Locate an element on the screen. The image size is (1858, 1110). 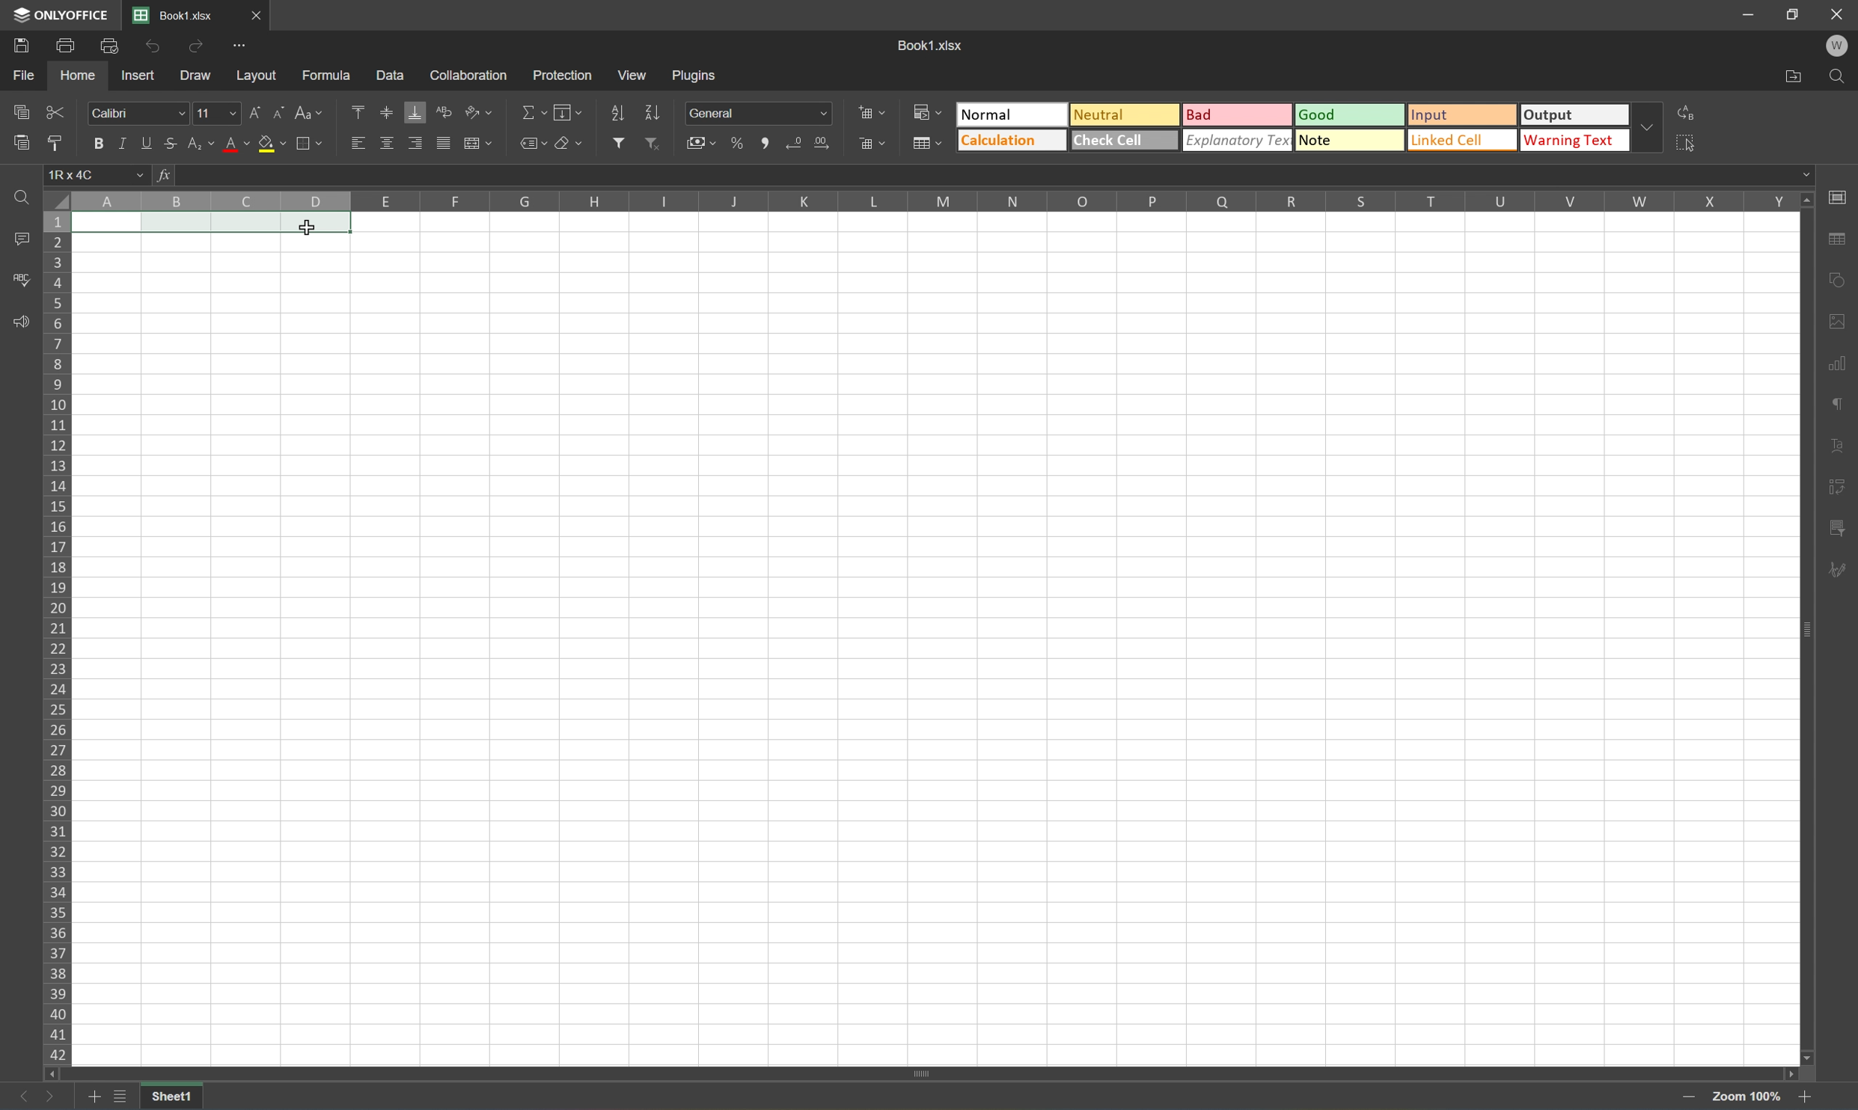
Conditional formatting is located at coordinates (928, 111).